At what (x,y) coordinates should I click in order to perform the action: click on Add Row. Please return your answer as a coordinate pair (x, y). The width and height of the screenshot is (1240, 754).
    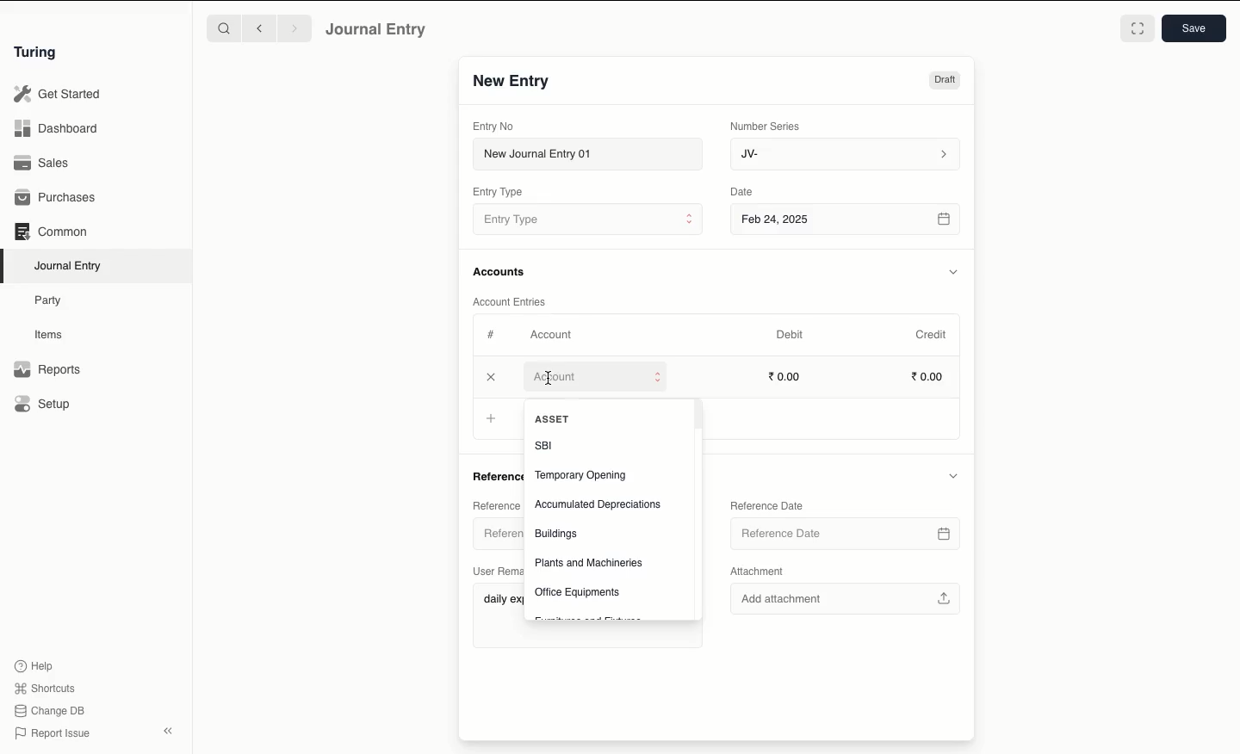
    Looking at the image, I should click on (555, 378).